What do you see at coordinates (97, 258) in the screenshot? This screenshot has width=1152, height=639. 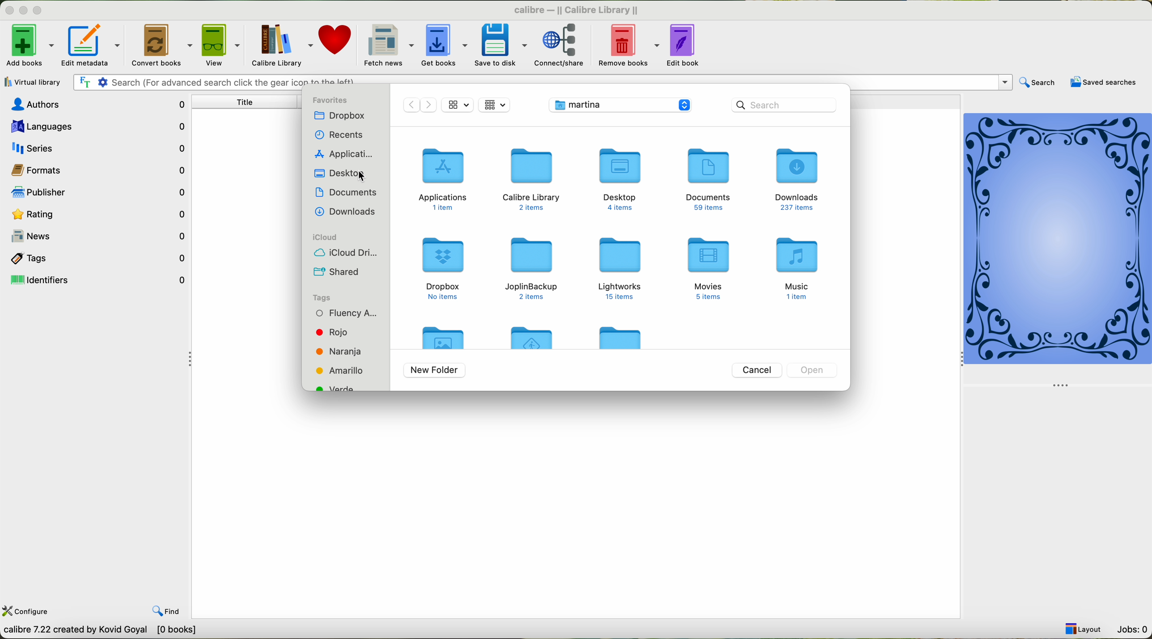 I see `tags` at bounding box center [97, 258].